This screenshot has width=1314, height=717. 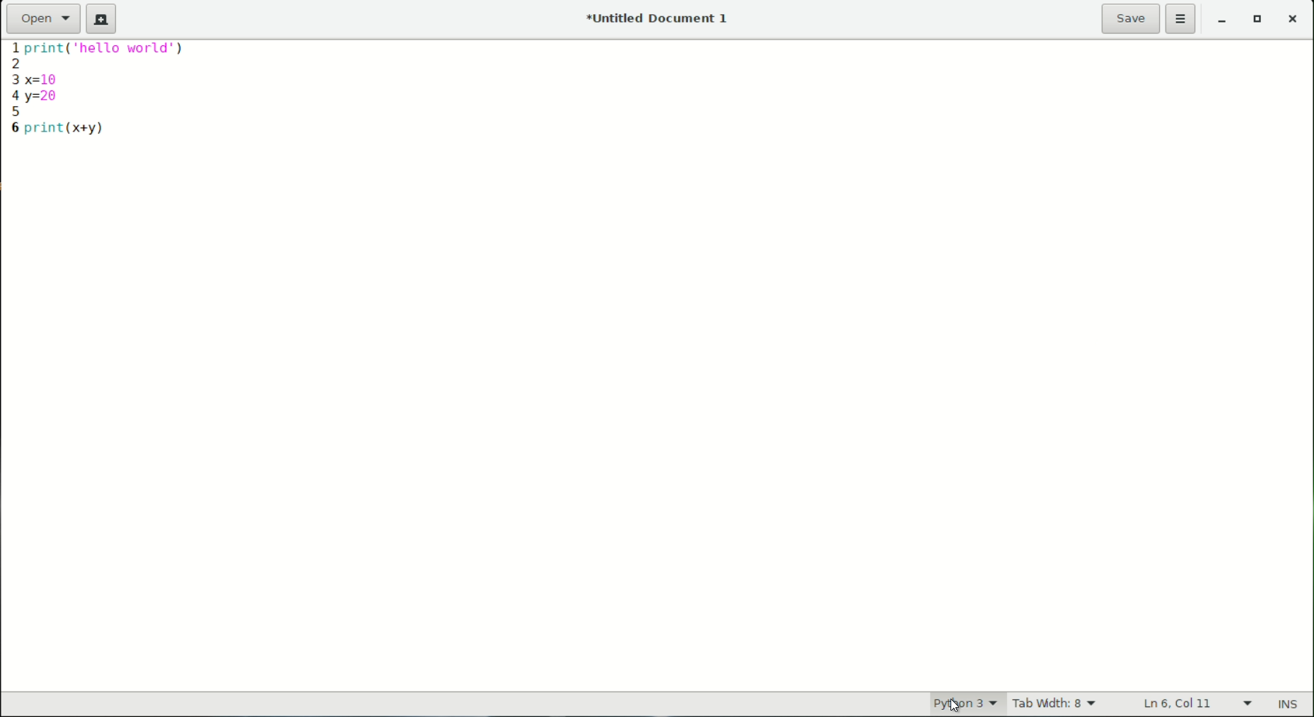 I want to click on line numbers, so click(x=11, y=88).